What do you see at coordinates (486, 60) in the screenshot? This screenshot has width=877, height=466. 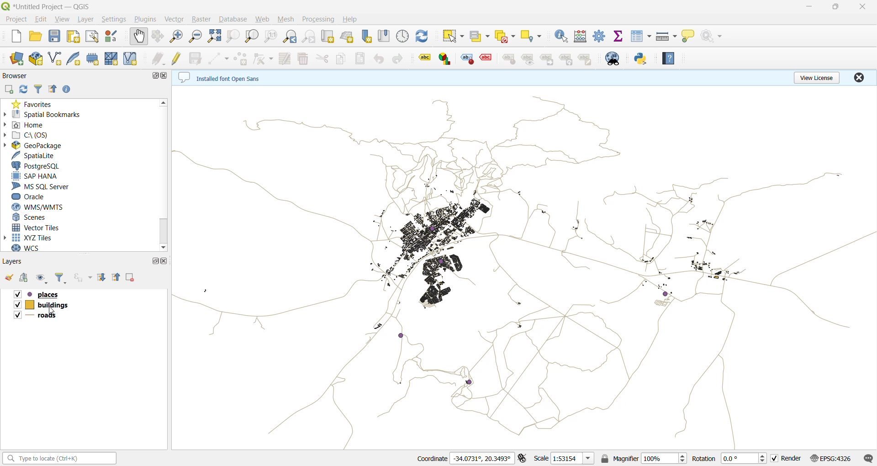 I see `effect` at bounding box center [486, 60].